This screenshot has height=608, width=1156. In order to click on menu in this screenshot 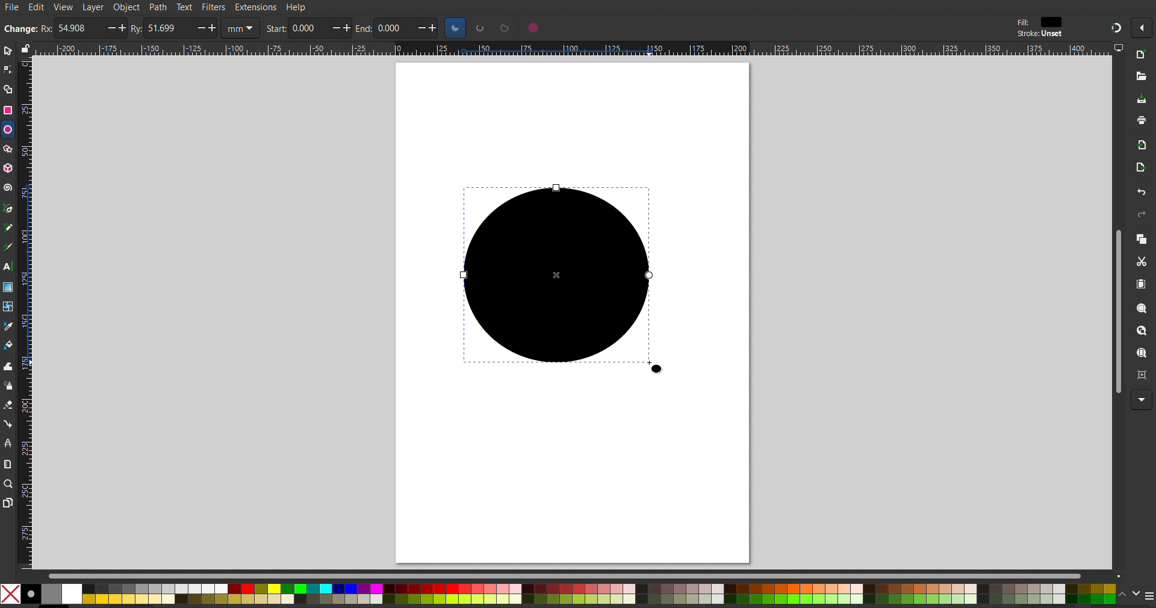, I will do `click(1149, 597)`.